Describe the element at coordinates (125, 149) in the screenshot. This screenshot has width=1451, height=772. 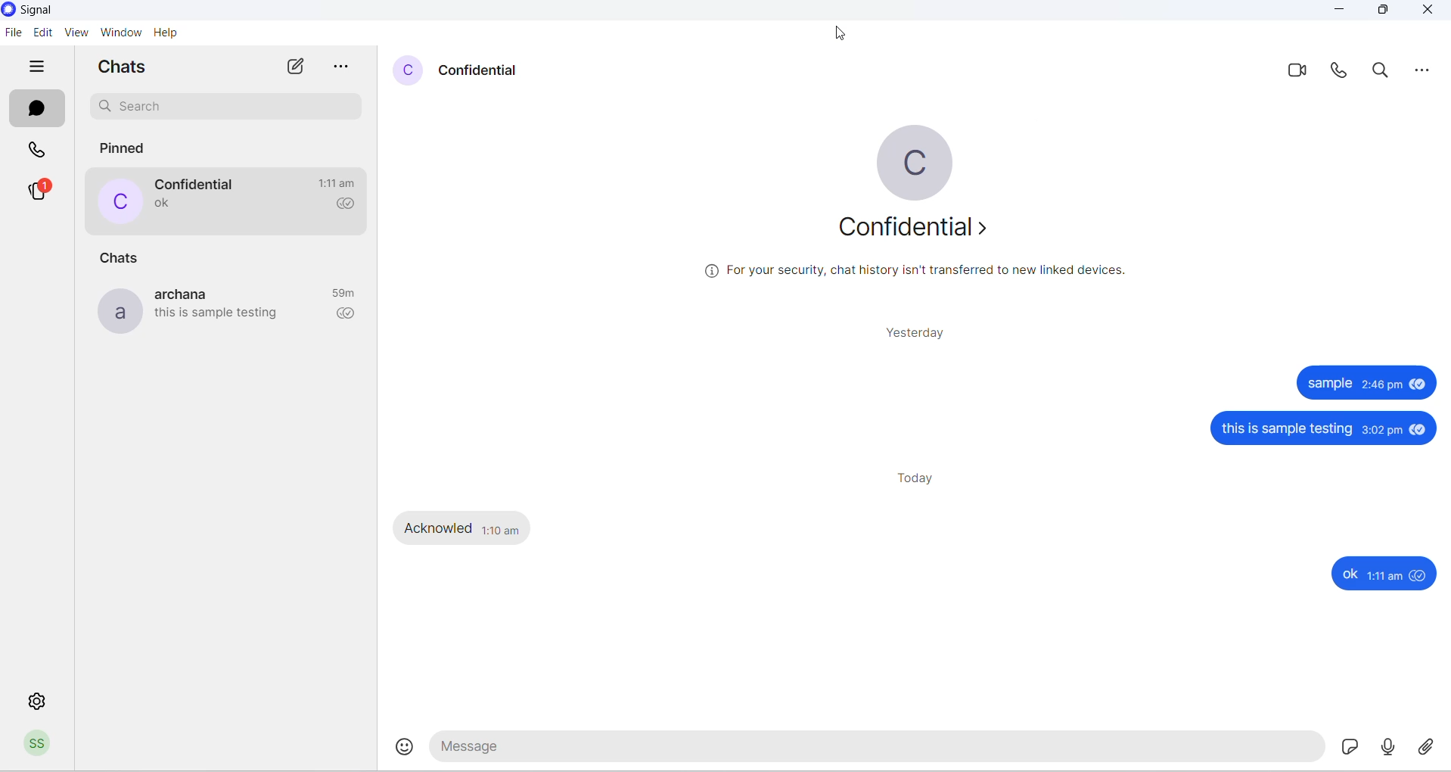
I see `pinned chats heading` at that location.